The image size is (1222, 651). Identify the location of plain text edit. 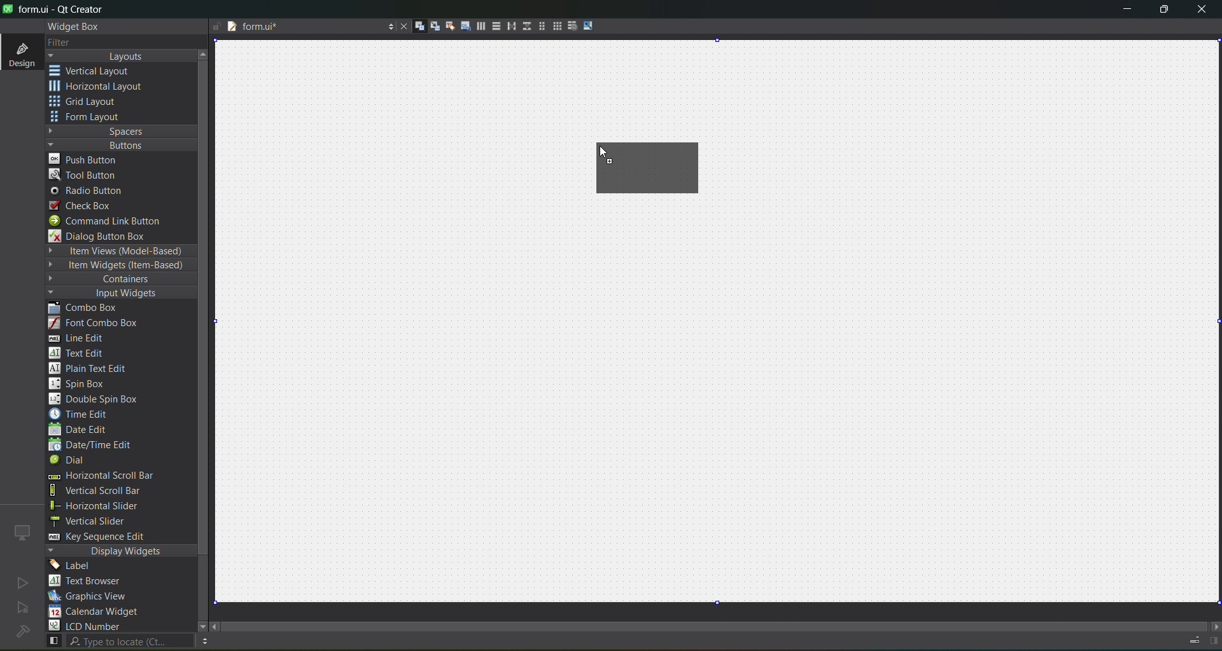
(93, 369).